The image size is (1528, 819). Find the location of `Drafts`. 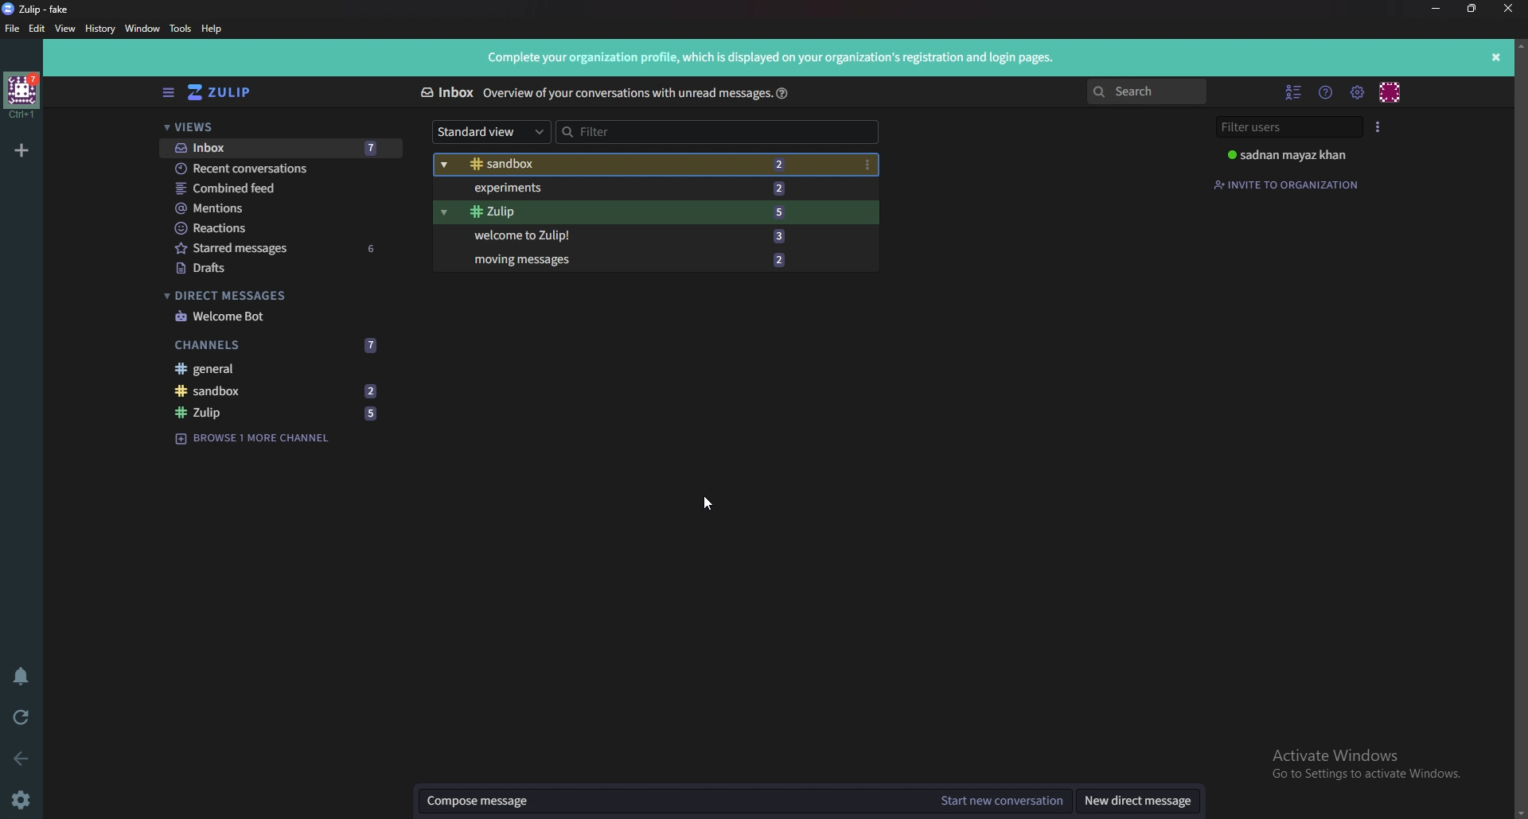

Drafts is located at coordinates (271, 268).